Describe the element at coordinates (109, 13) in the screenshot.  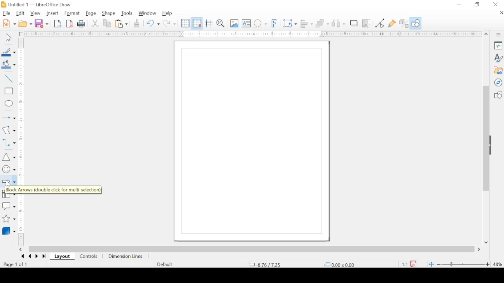
I see `shape` at that location.